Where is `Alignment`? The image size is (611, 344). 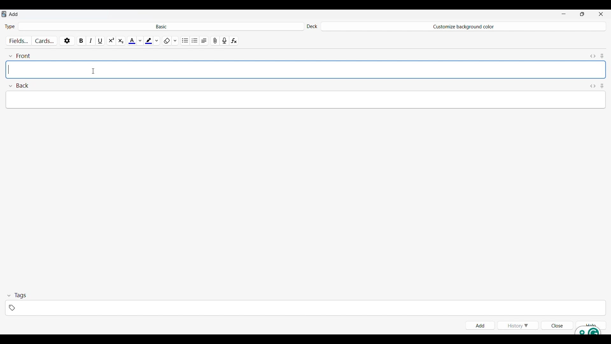
Alignment is located at coordinates (204, 40).